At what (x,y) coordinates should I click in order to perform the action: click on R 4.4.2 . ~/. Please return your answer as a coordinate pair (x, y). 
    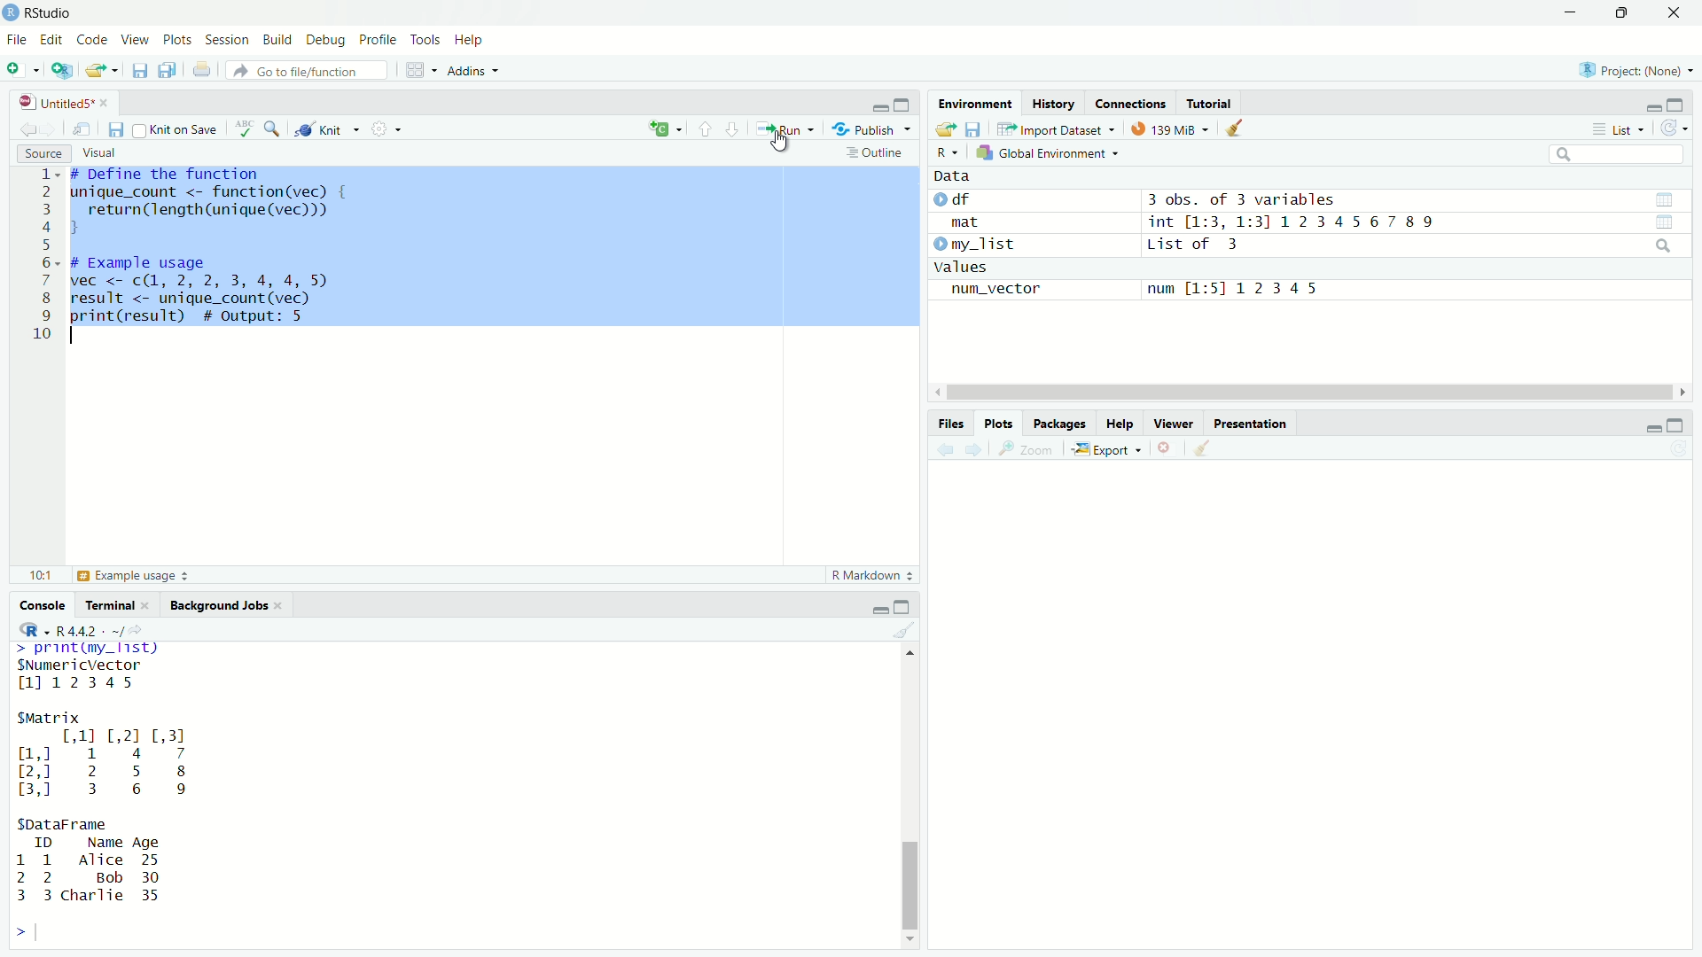
    Looking at the image, I should click on (93, 630).